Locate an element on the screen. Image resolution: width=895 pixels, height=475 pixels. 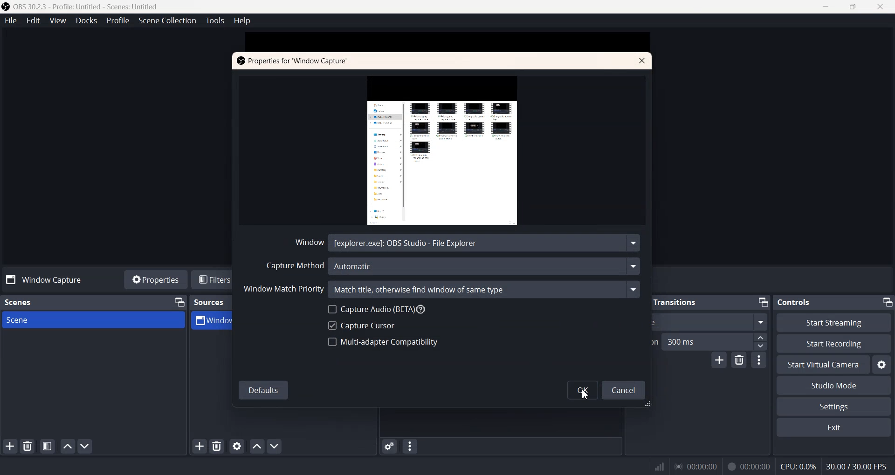
Automatic is located at coordinates (488, 265).